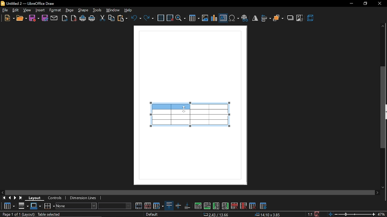 This screenshot has width=387, height=217. Describe the element at coordinates (234, 206) in the screenshot. I see `delete row` at that location.